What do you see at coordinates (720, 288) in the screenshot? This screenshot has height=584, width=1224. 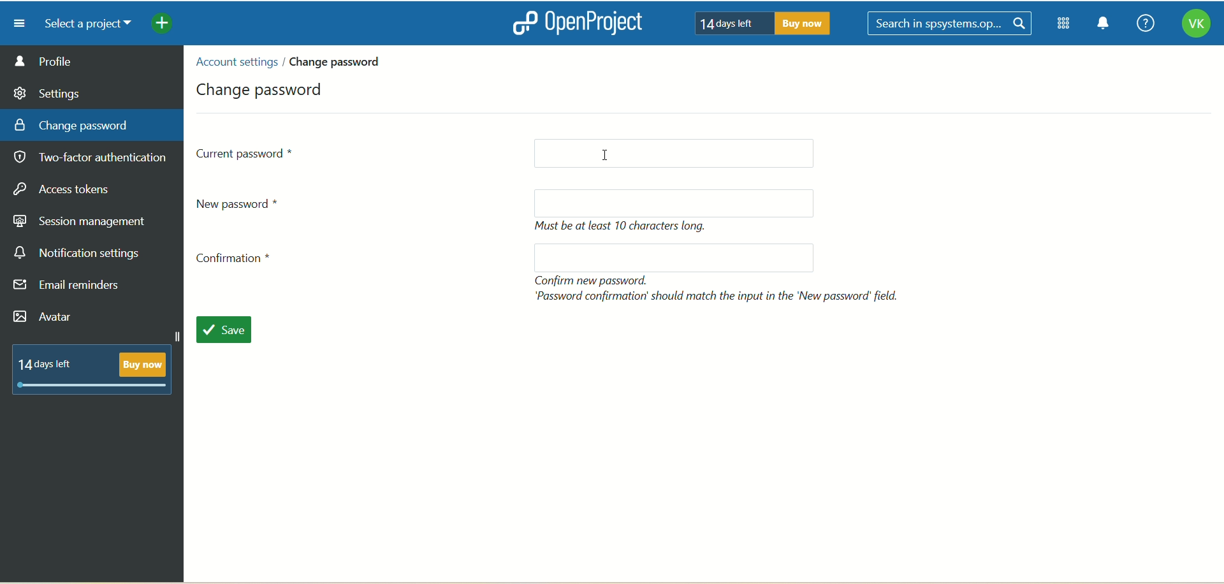 I see `text` at bounding box center [720, 288].